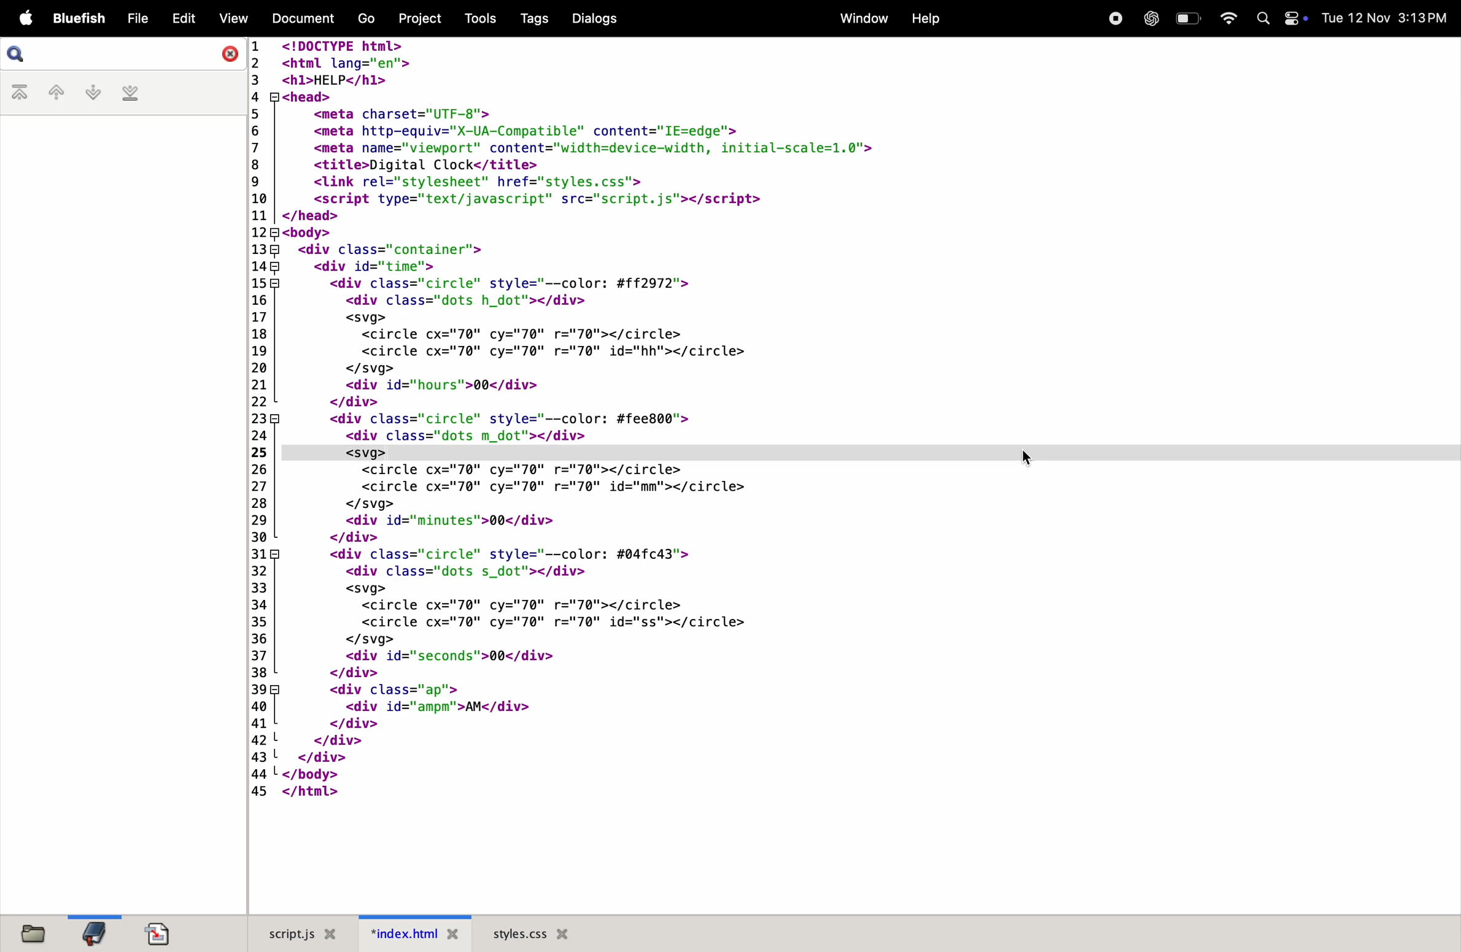  What do you see at coordinates (93, 932) in the screenshot?
I see `bookmark` at bounding box center [93, 932].